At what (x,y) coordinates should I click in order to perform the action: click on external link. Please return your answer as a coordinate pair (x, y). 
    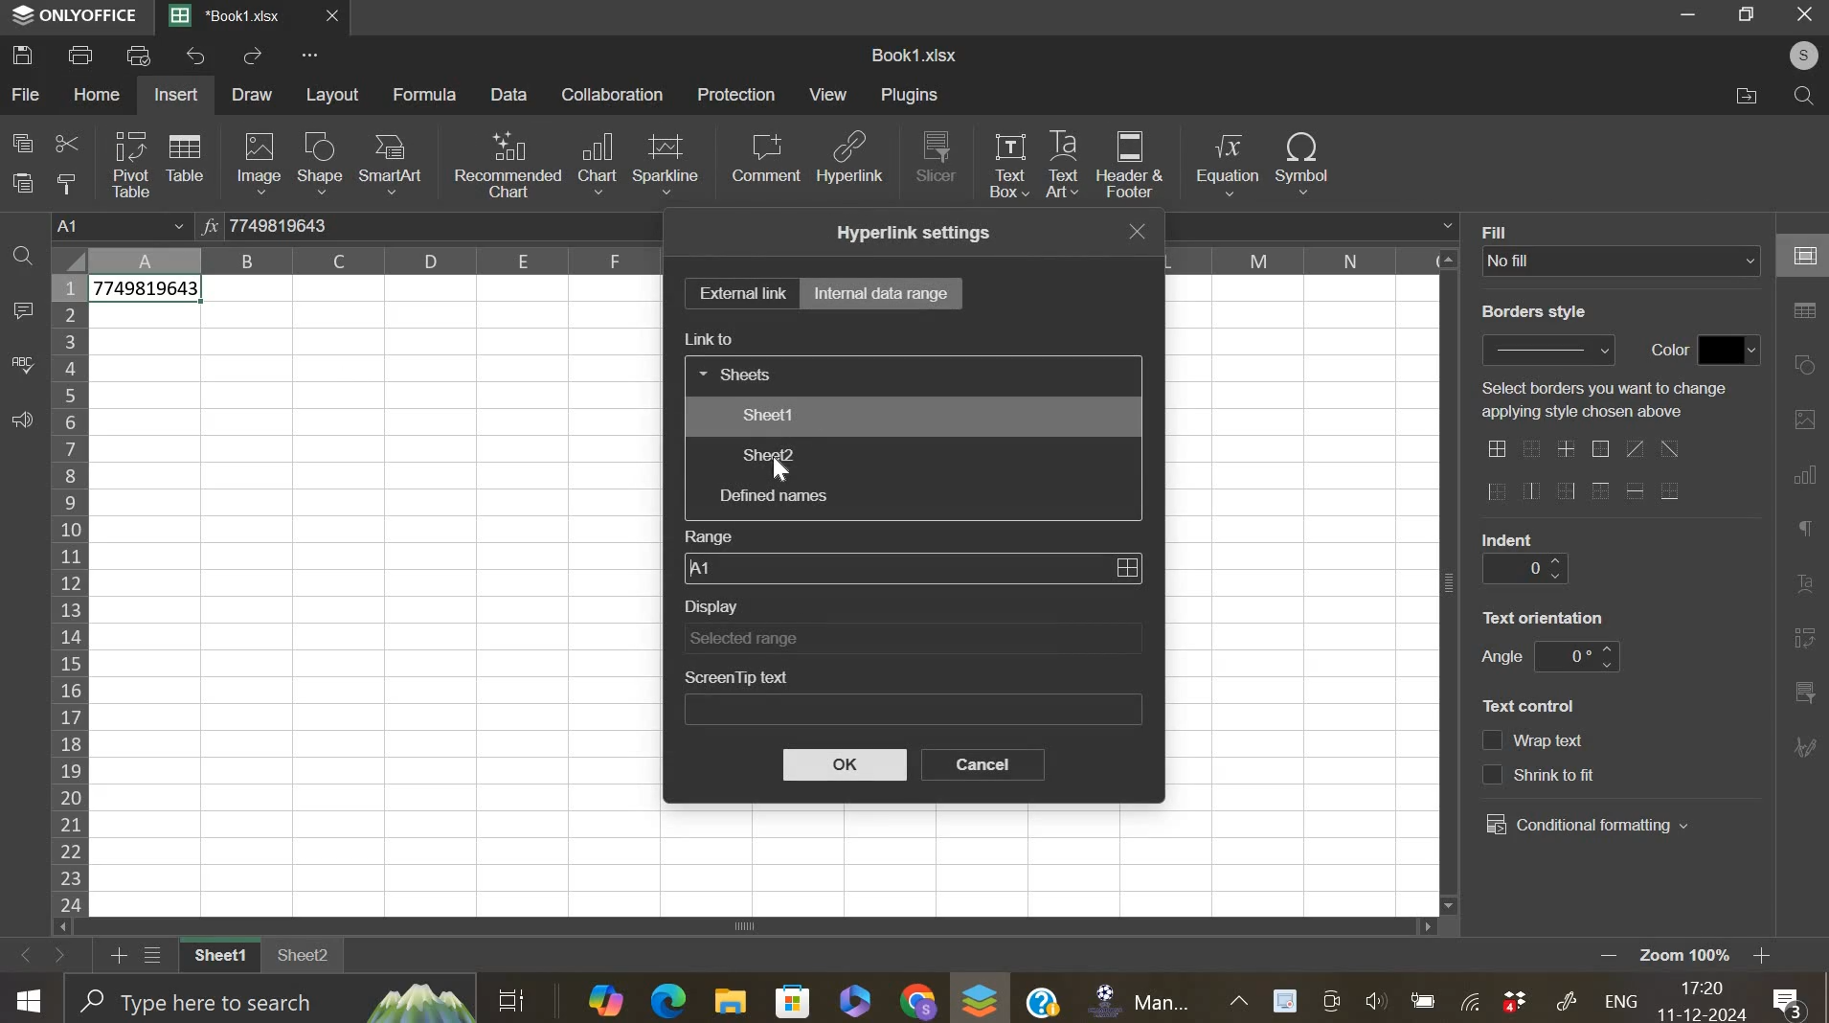
    Looking at the image, I should click on (740, 292).